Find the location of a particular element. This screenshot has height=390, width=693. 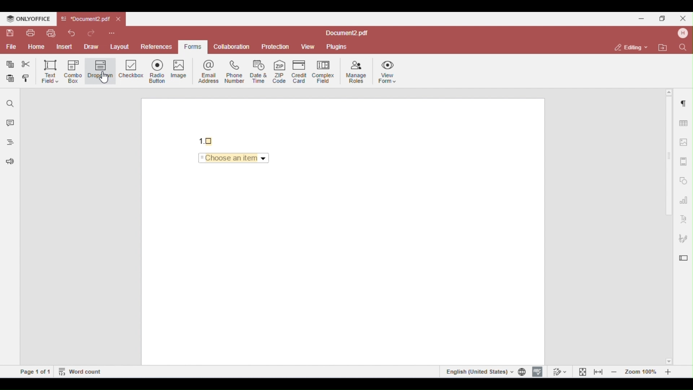

view is located at coordinates (308, 47).